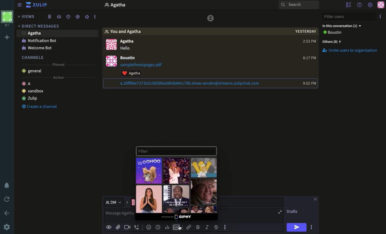 The height and width of the screenshot is (234, 386). What do you see at coordinates (40, 27) in the screenshot?
I see `DM` at bounding box center [40, 27].